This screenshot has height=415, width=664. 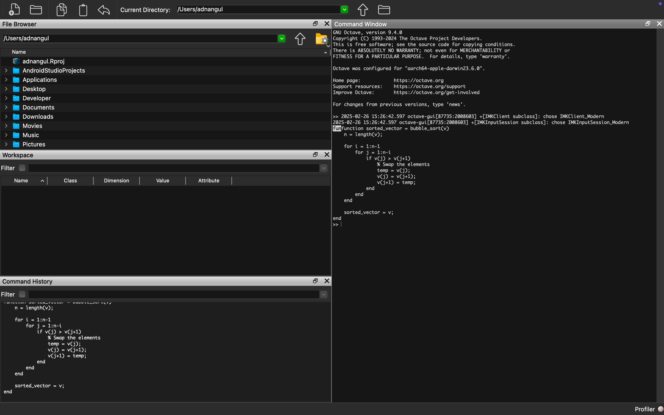 What do you see at coordinates (36, 10) in the screenshot?
I see `Folder` at bounding box center [36, 10].